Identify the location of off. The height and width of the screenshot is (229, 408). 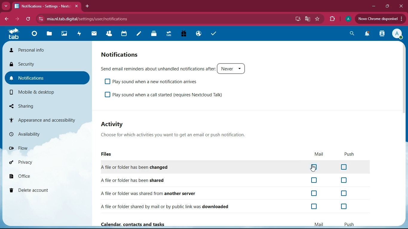
(315, 181).